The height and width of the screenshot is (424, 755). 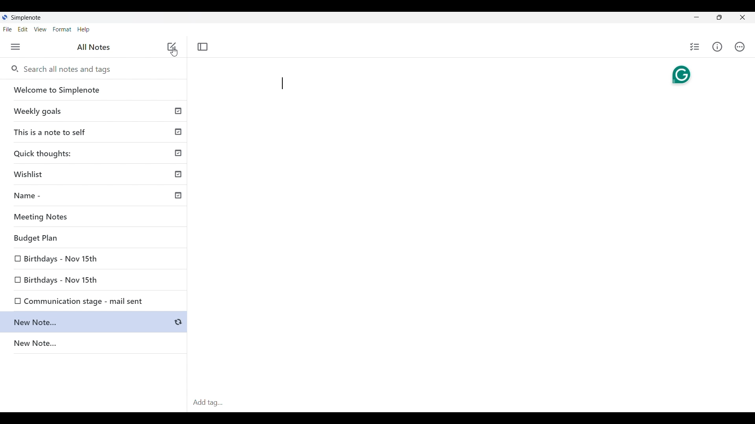 What do you see at coordinates (96, 173) in the screenshot?
I see `Wishlist` at bounding box center [96, 173].